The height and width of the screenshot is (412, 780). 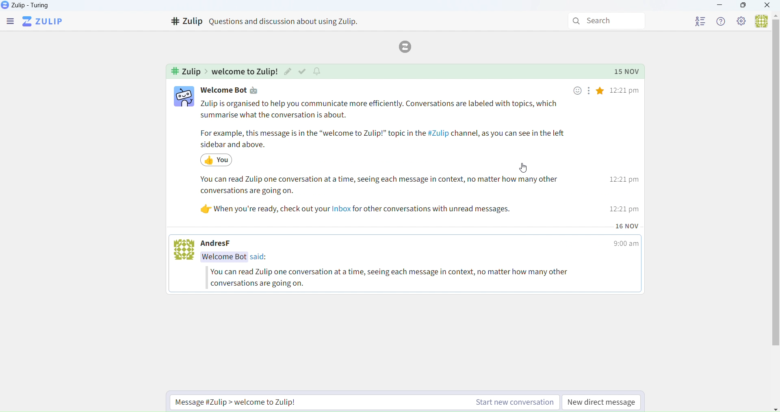 What do you see at coordinates (184, 97) in the screenshot?
I see `user profile` at bounding box center [184, 97].